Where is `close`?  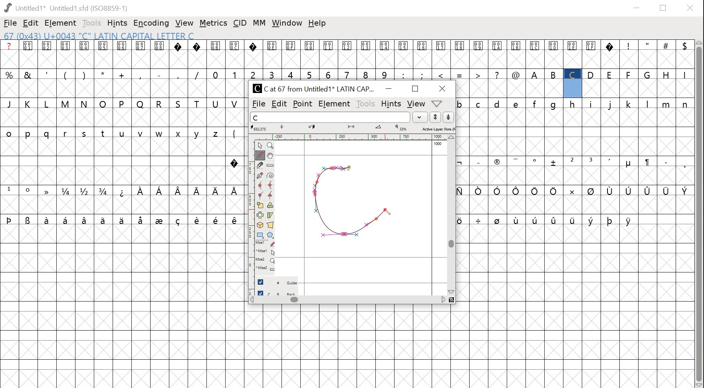
close is located at coordinates (691, 8).